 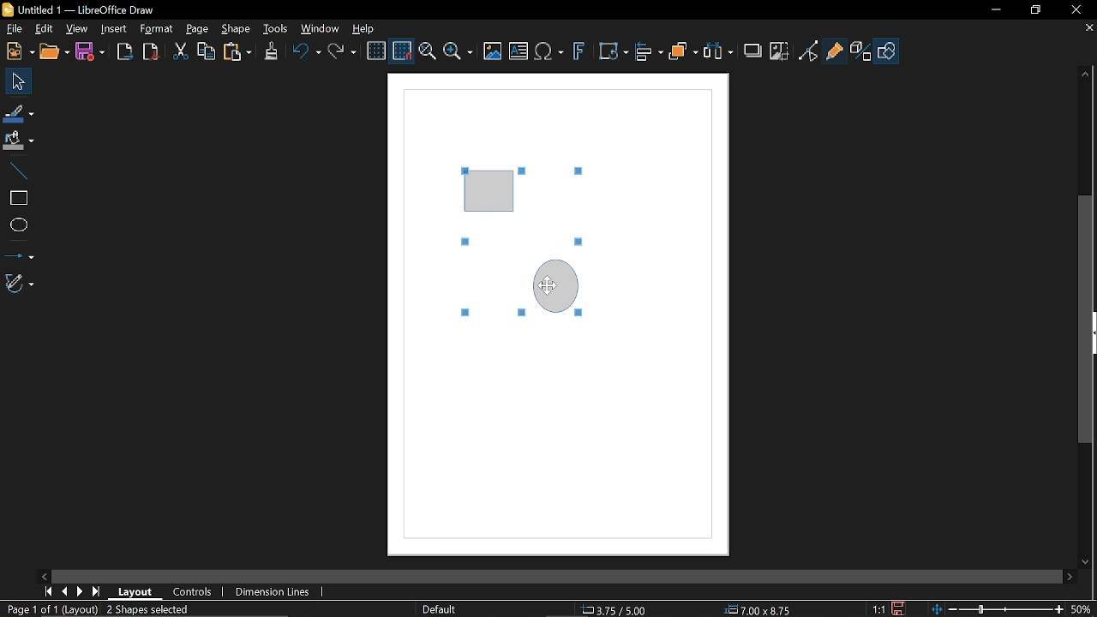 I want to click on Zoom and pan, so click(x=427, y=51).